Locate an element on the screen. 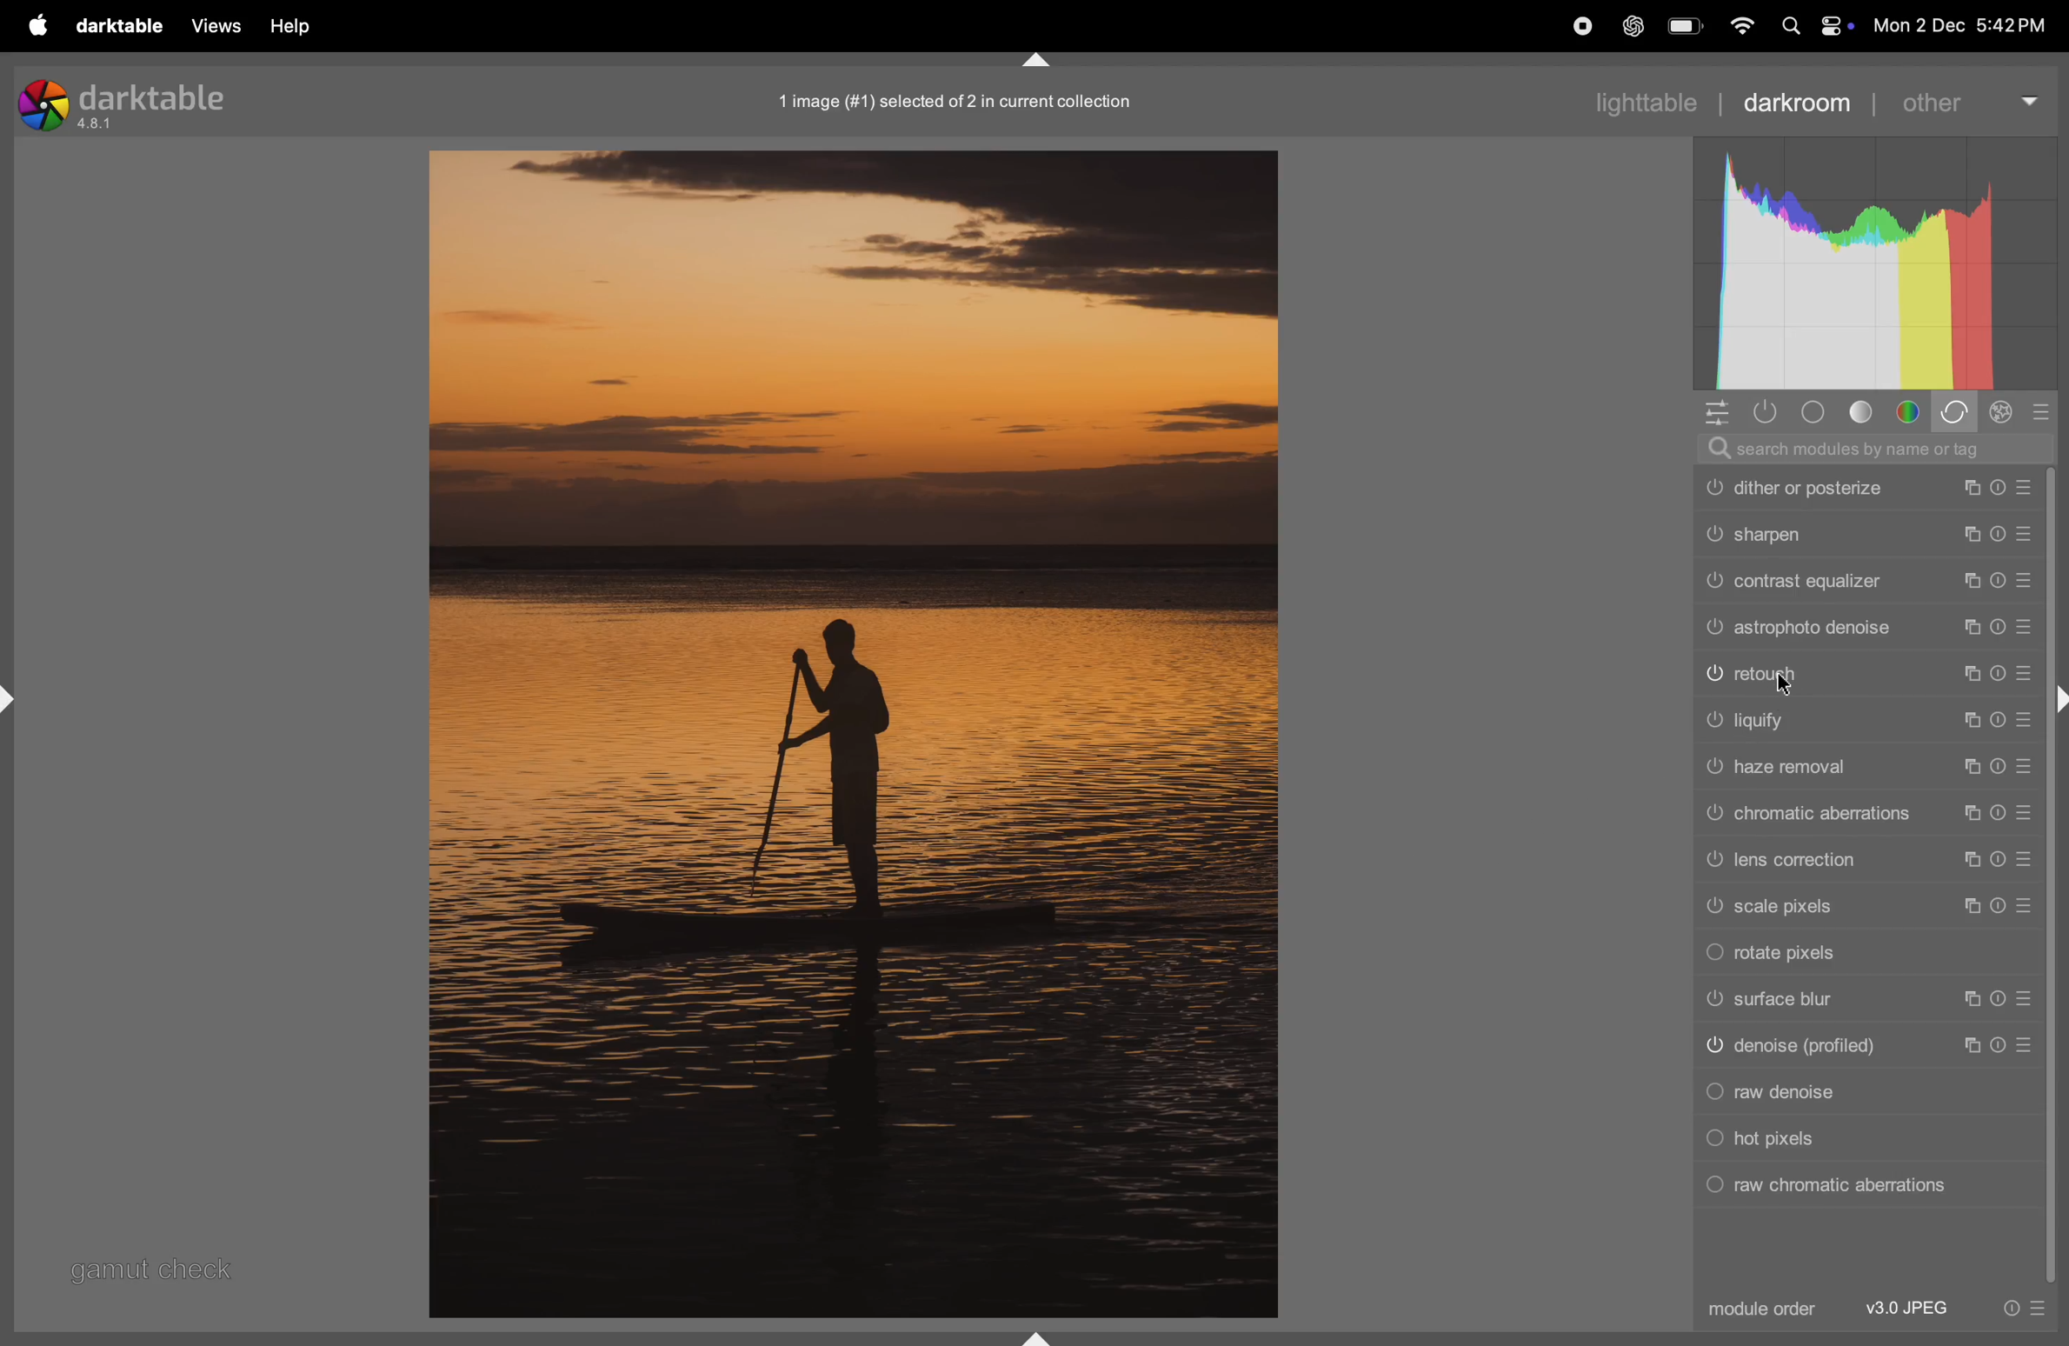 Image resolution: width=2069 pixels, height=1346 pixels. scale pixels is located at coordinates (1867, 907).